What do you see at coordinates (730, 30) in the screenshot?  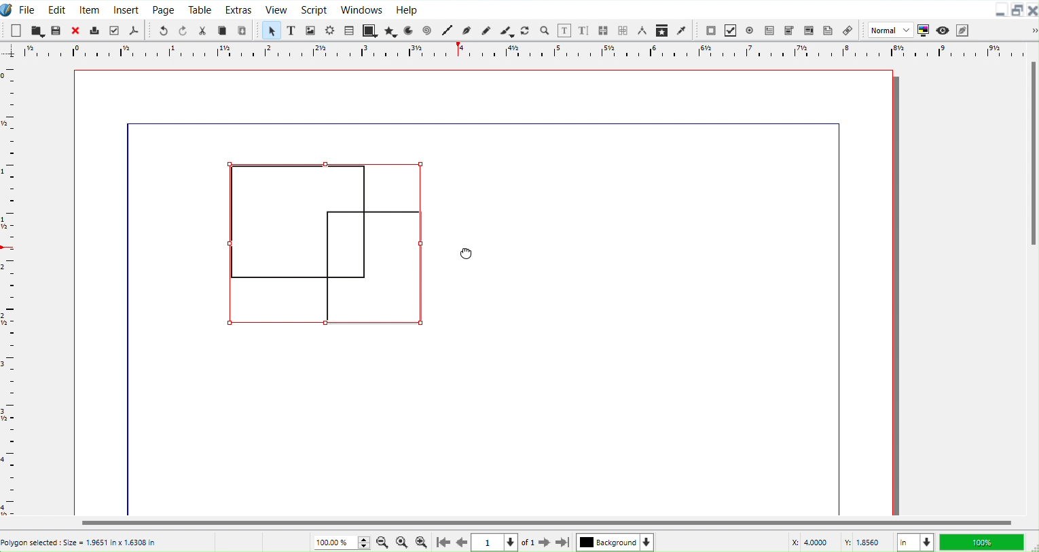 I see `PDF Check box` at bounding box center [730, 30].